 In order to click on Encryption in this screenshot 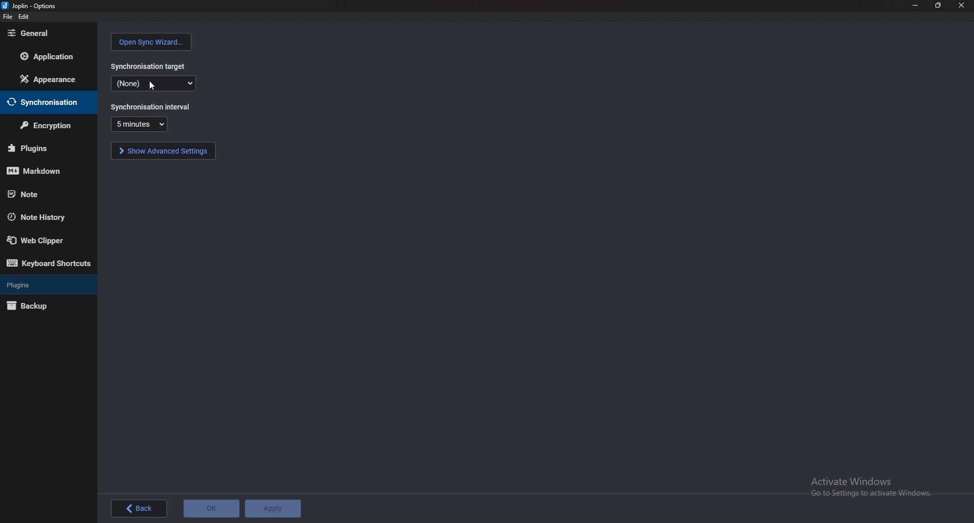, I will do `click(46, 126)`.